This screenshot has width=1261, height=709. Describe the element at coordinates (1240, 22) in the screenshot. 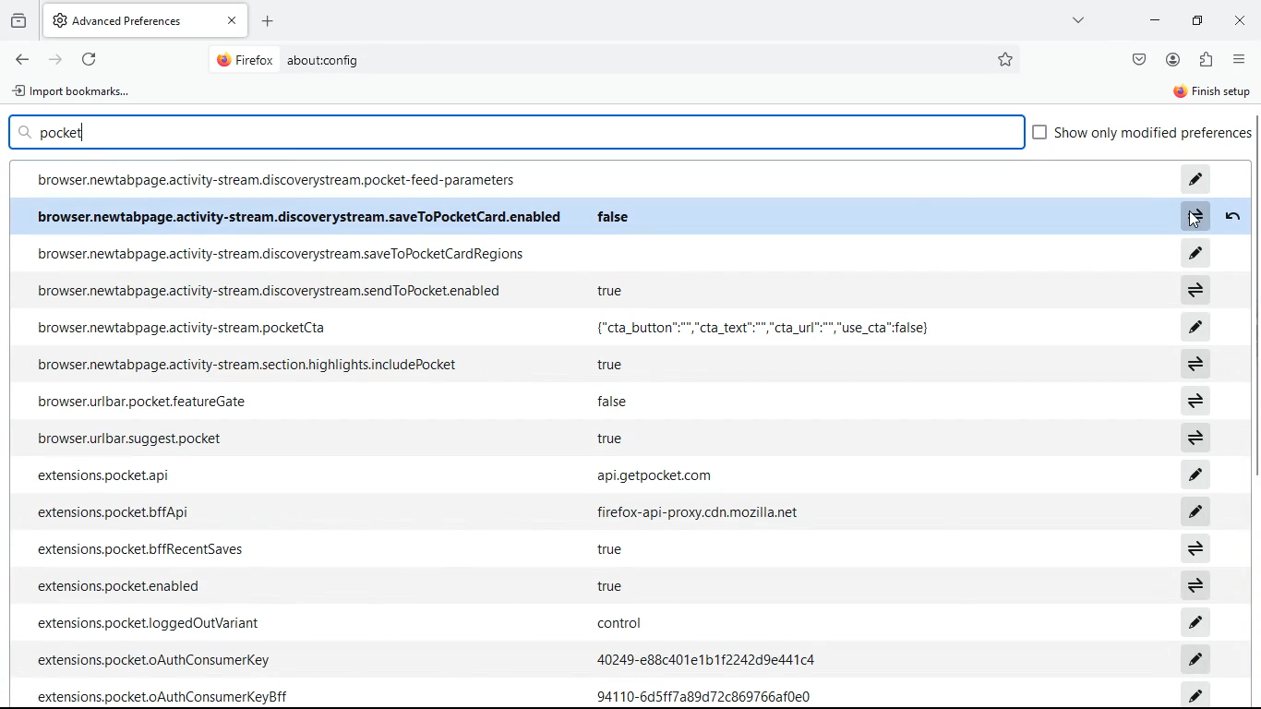

I see `close` at that location.